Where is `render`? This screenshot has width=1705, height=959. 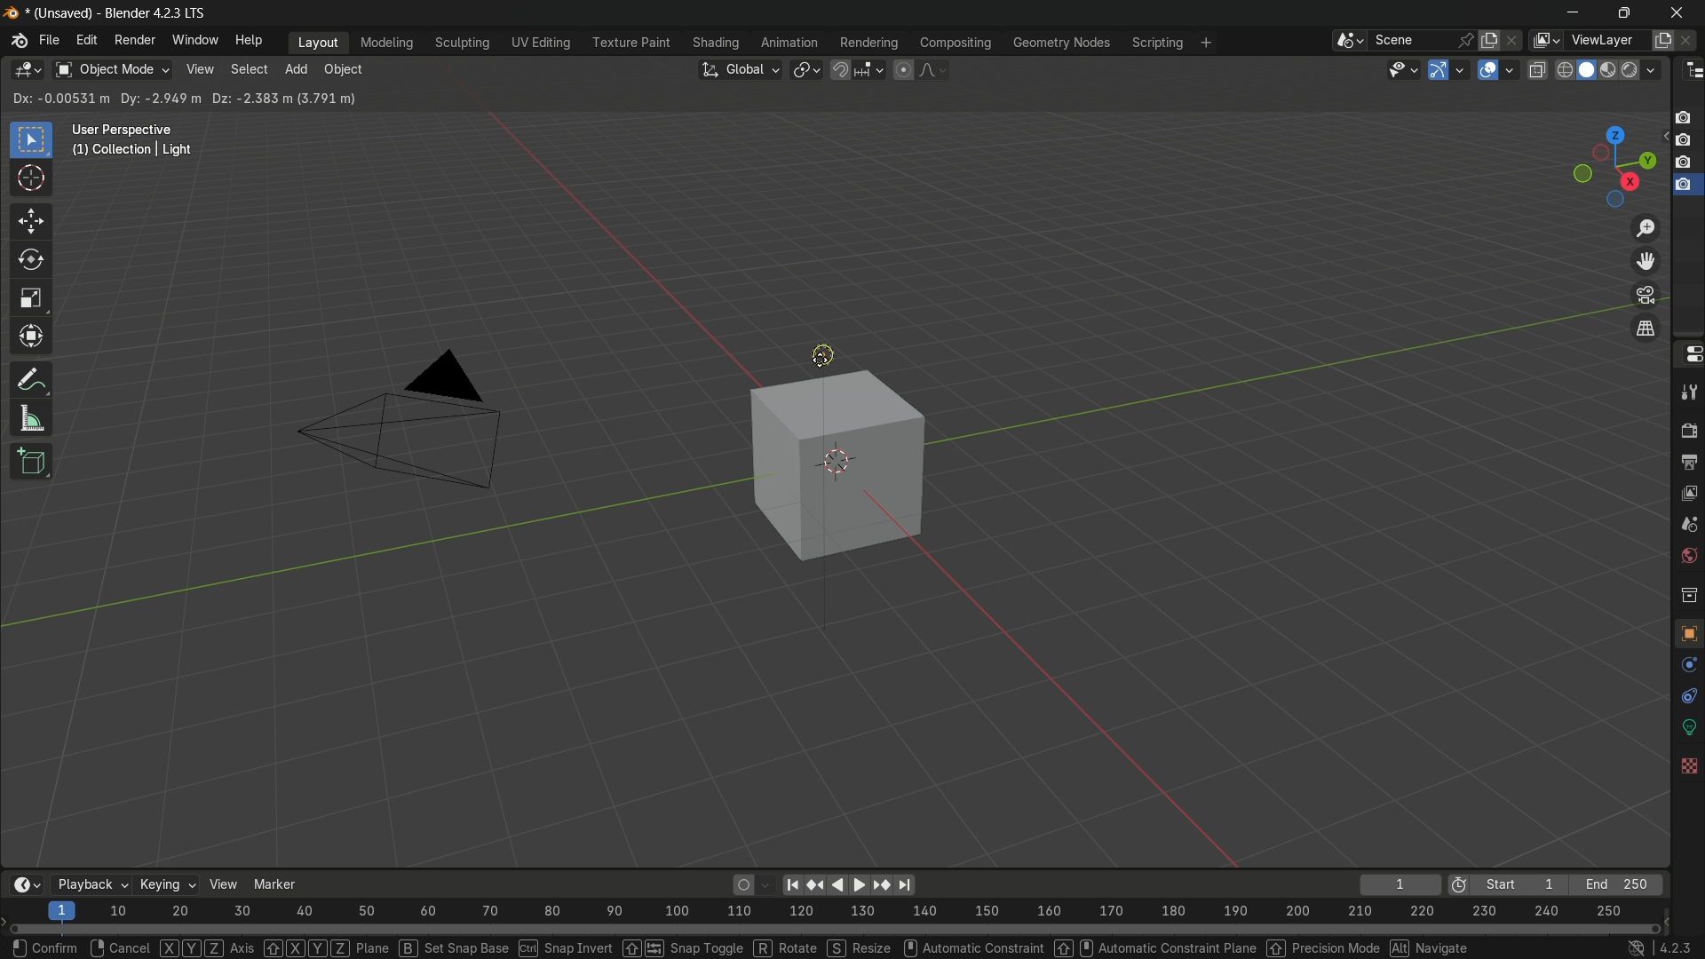 render is located at coordinates (1689, 430).